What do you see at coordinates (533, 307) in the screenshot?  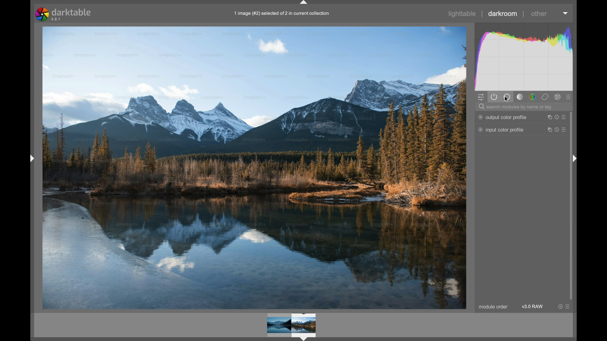 I see `v3.0 raw` at bounding box center [533, 307].